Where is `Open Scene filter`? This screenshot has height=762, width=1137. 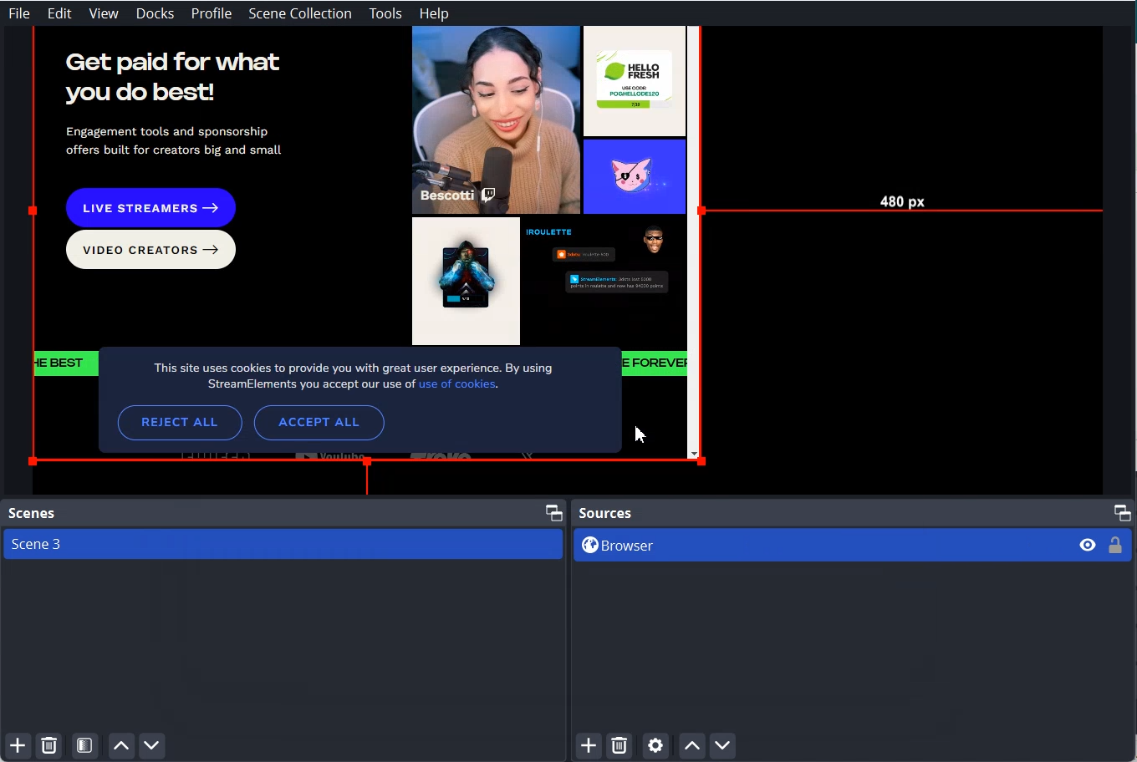
Open Scene filter is located at coordinates (85, 746).